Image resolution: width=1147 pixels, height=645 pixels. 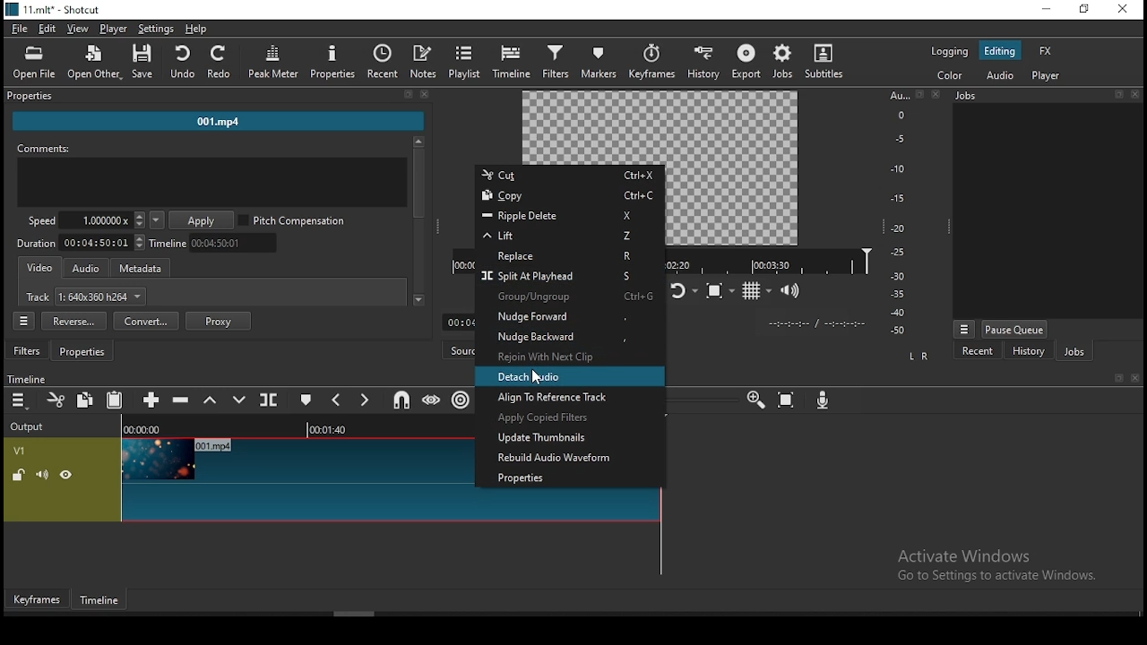 I want to click on previous marker, so click(x=341, y=400).